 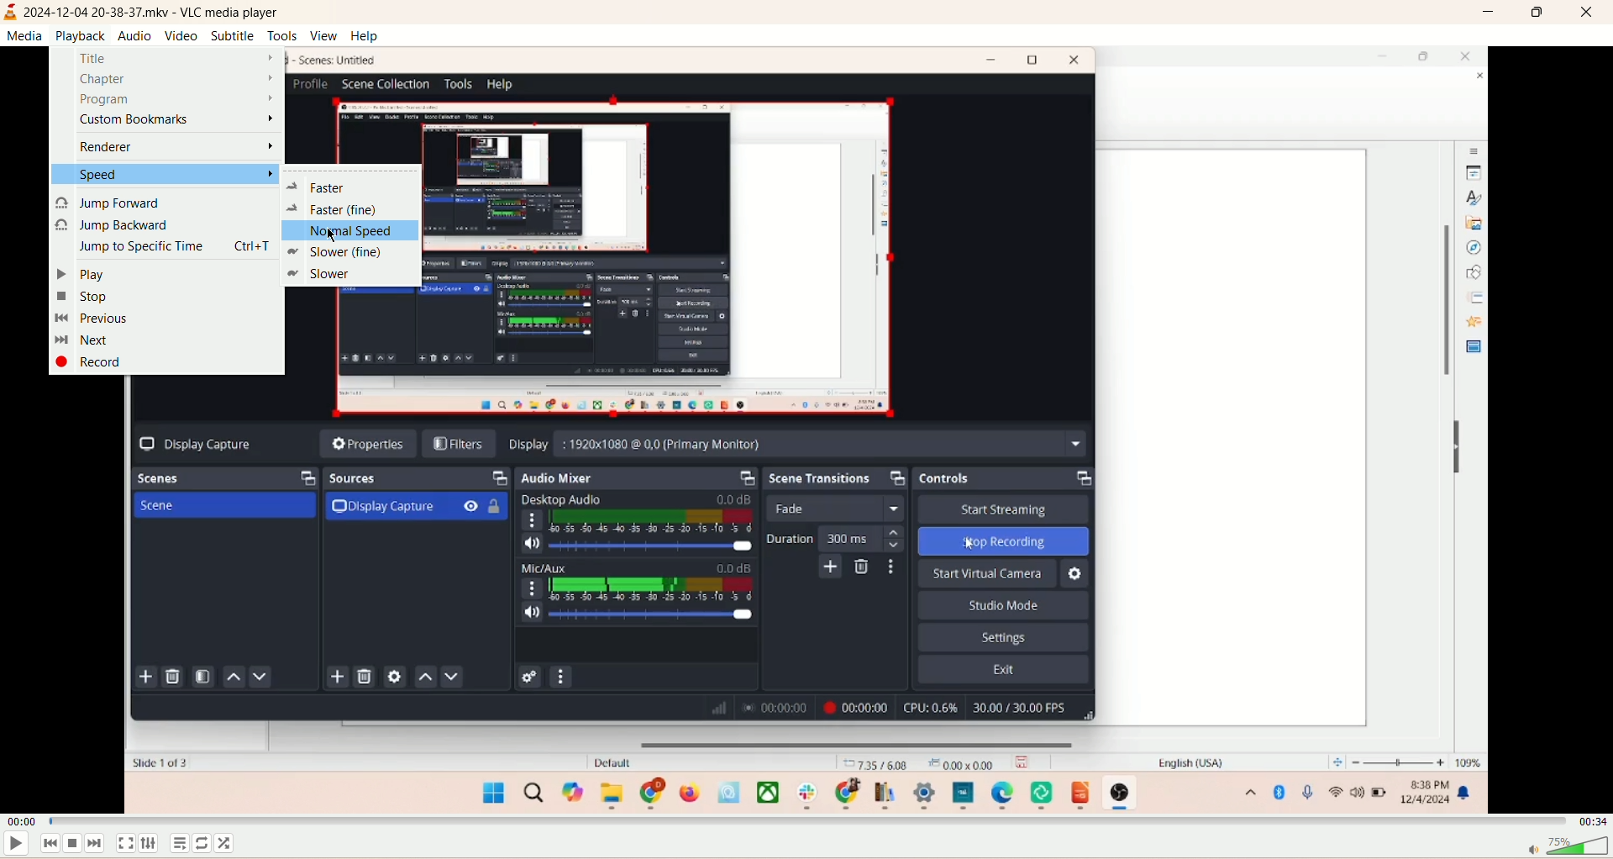 I want to click on program, so click(x=175, y=99).